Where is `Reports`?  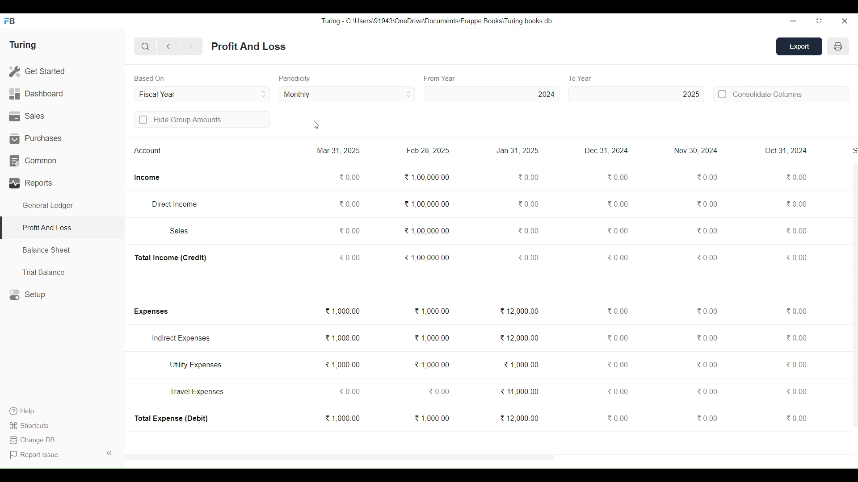
Reports is located at coordinates (63, 183).